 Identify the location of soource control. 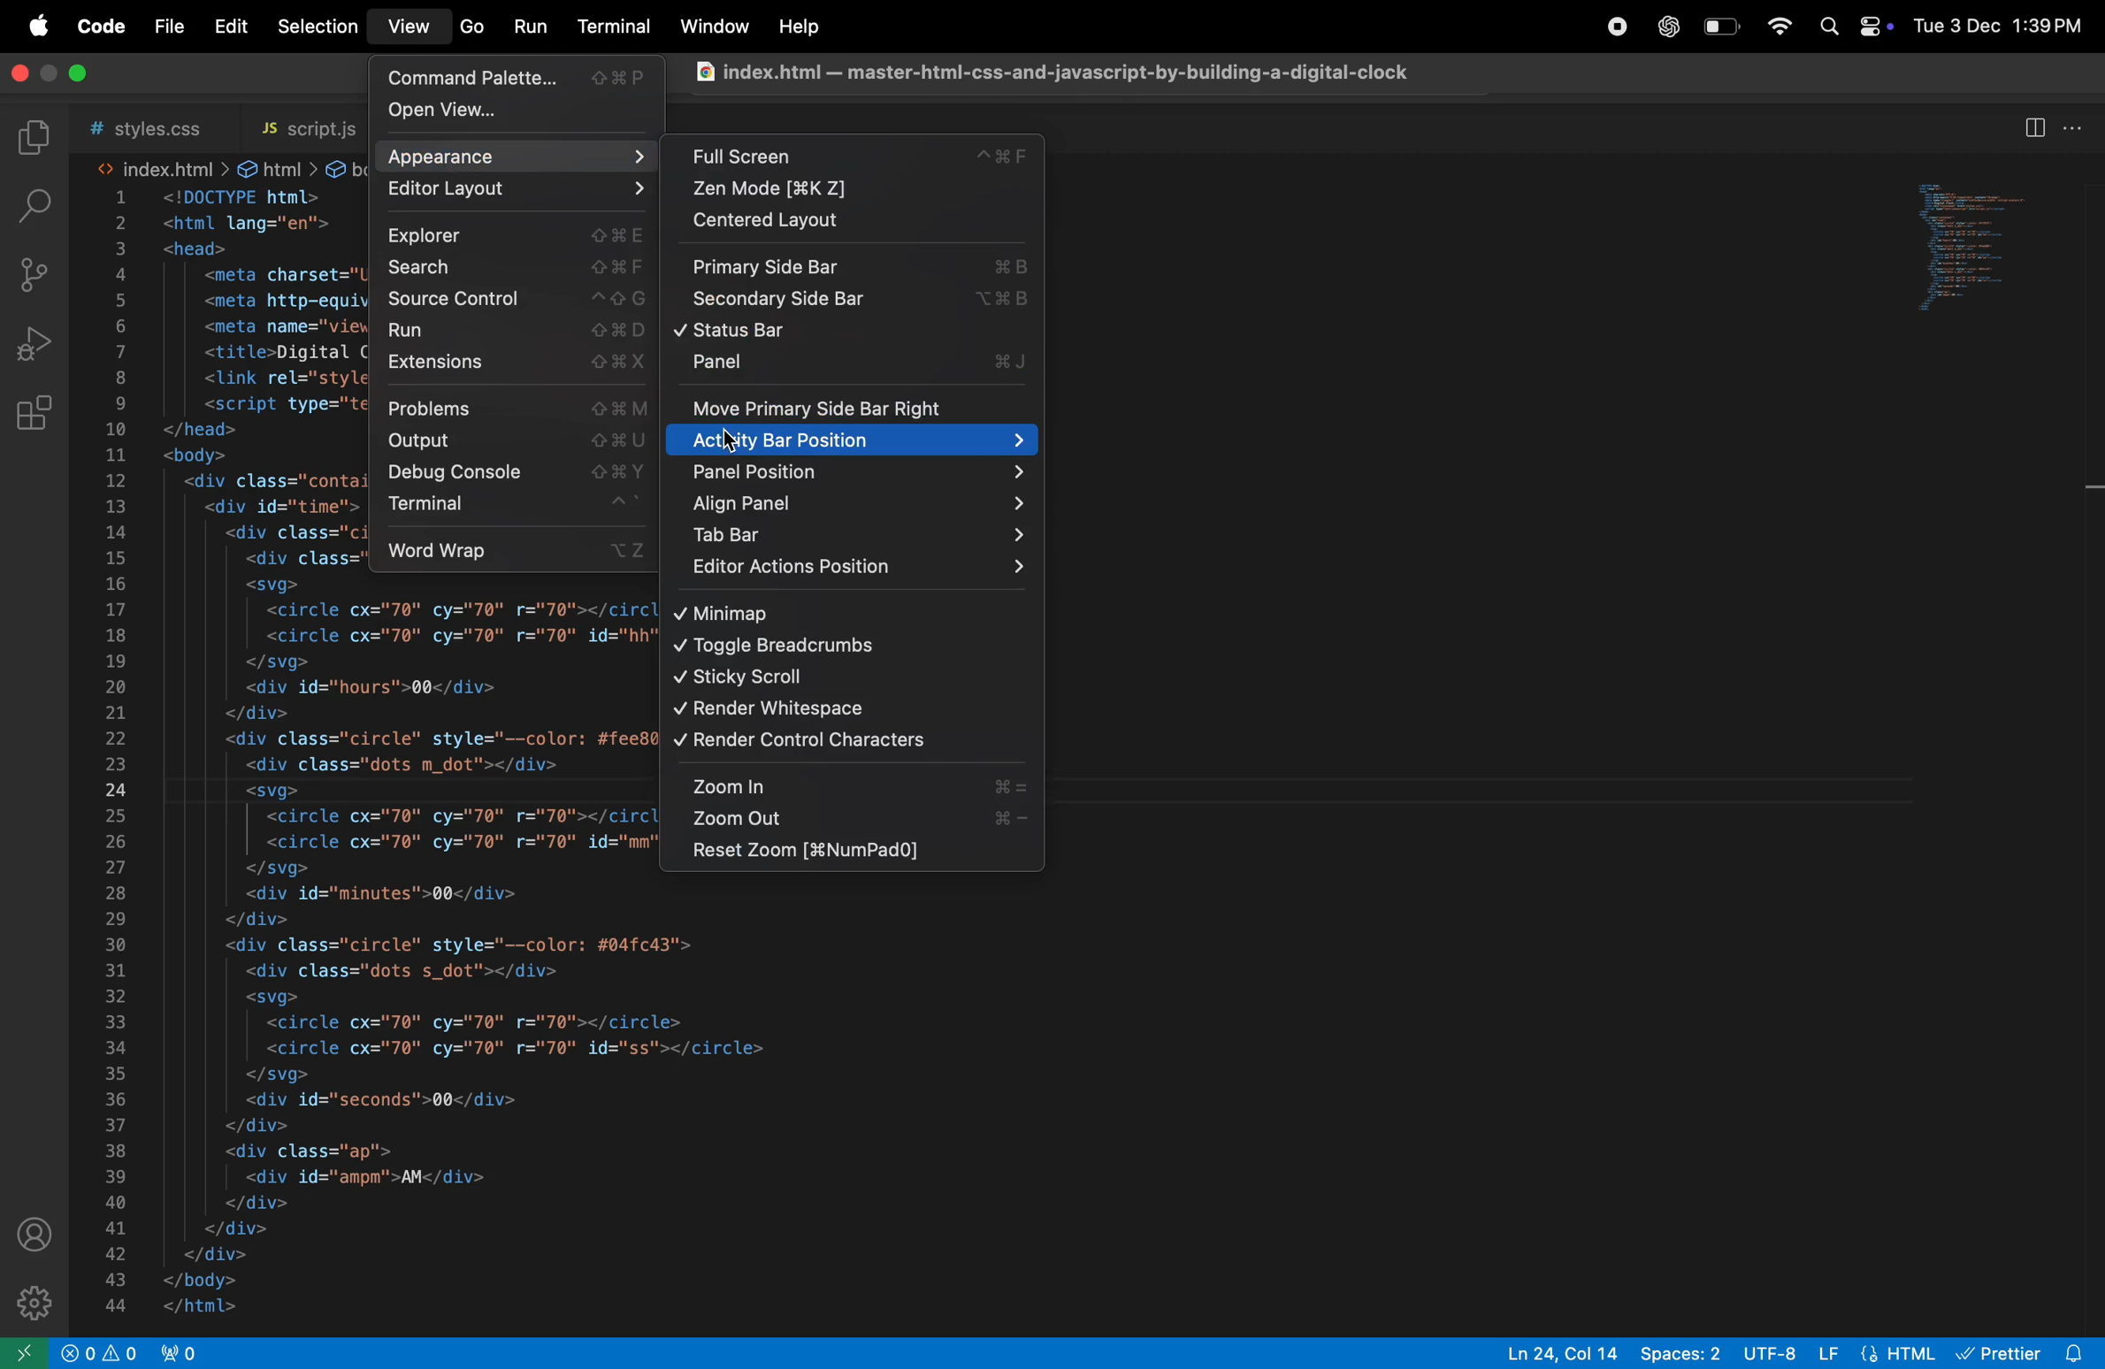
(34, 276).